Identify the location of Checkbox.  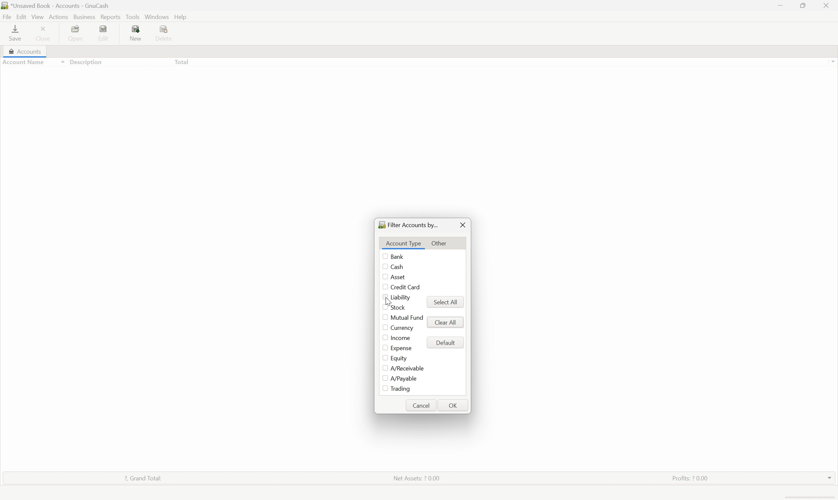
(384, 339).